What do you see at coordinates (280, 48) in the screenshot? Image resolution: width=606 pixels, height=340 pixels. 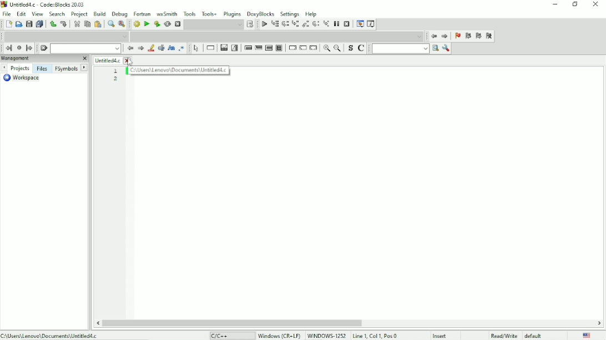 I see `Block instruction` at bounding box center [280, 48].